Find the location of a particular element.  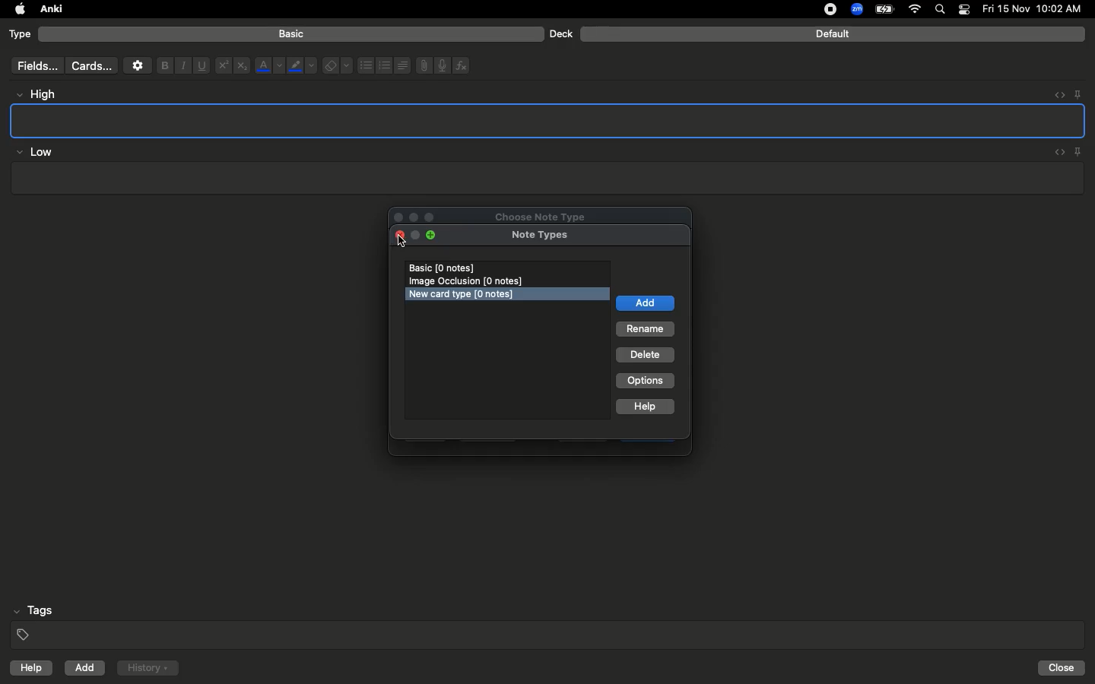

Italics is located at coordinates (181, 66).